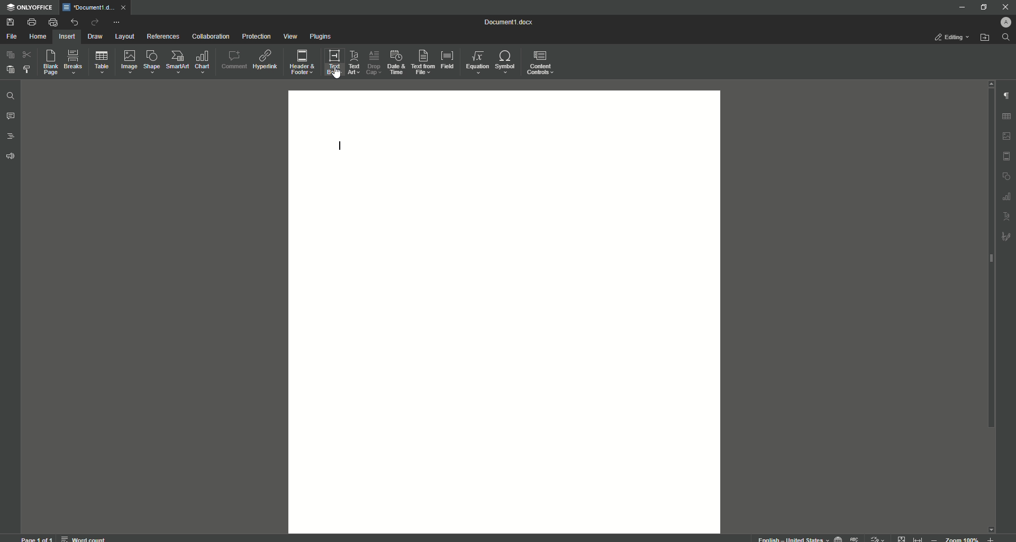 The image size is (1016, 542). Describe the element at coordinates (10, 69) in the screenshot. I see `Paste` at that location.